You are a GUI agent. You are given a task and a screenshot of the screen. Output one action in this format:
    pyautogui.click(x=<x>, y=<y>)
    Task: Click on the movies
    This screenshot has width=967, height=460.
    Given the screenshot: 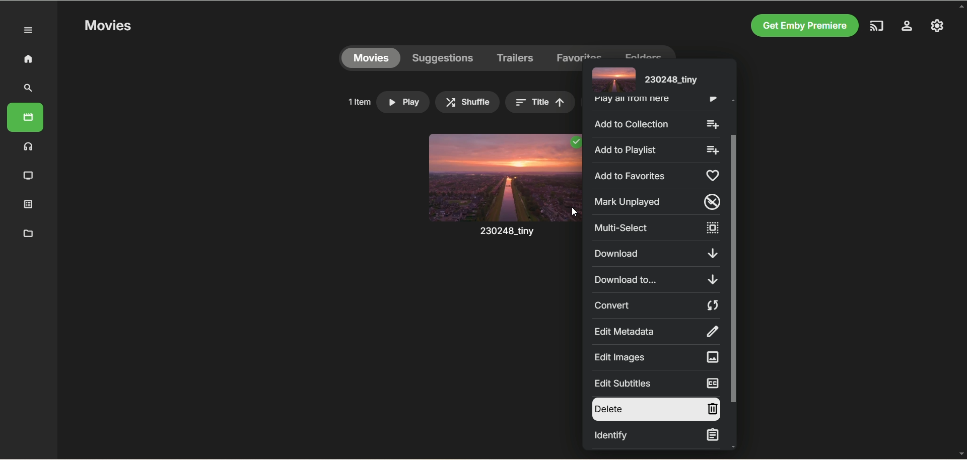 What is the action you would take?
    pyautogui.click(x=107, y=26)
    